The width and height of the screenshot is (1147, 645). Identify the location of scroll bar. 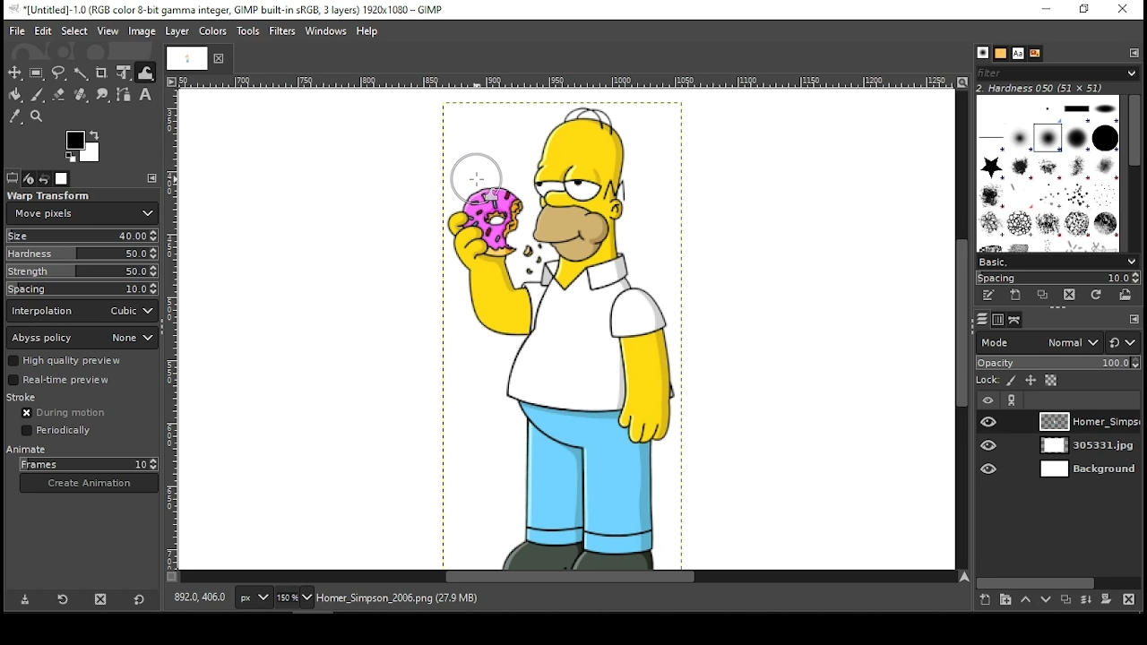
(1056, 583).